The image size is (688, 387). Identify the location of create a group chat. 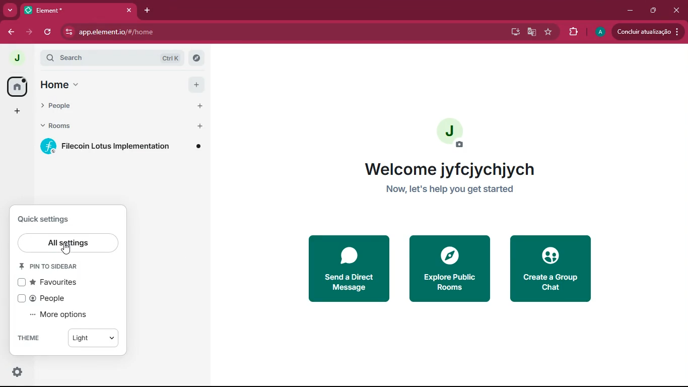
(556, 267).